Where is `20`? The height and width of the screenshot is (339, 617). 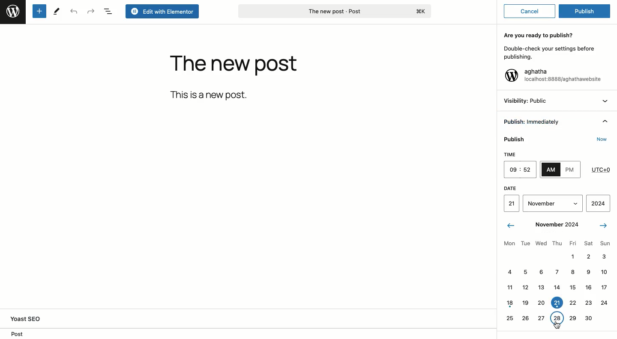
20 is located at coordinates (540, 303).